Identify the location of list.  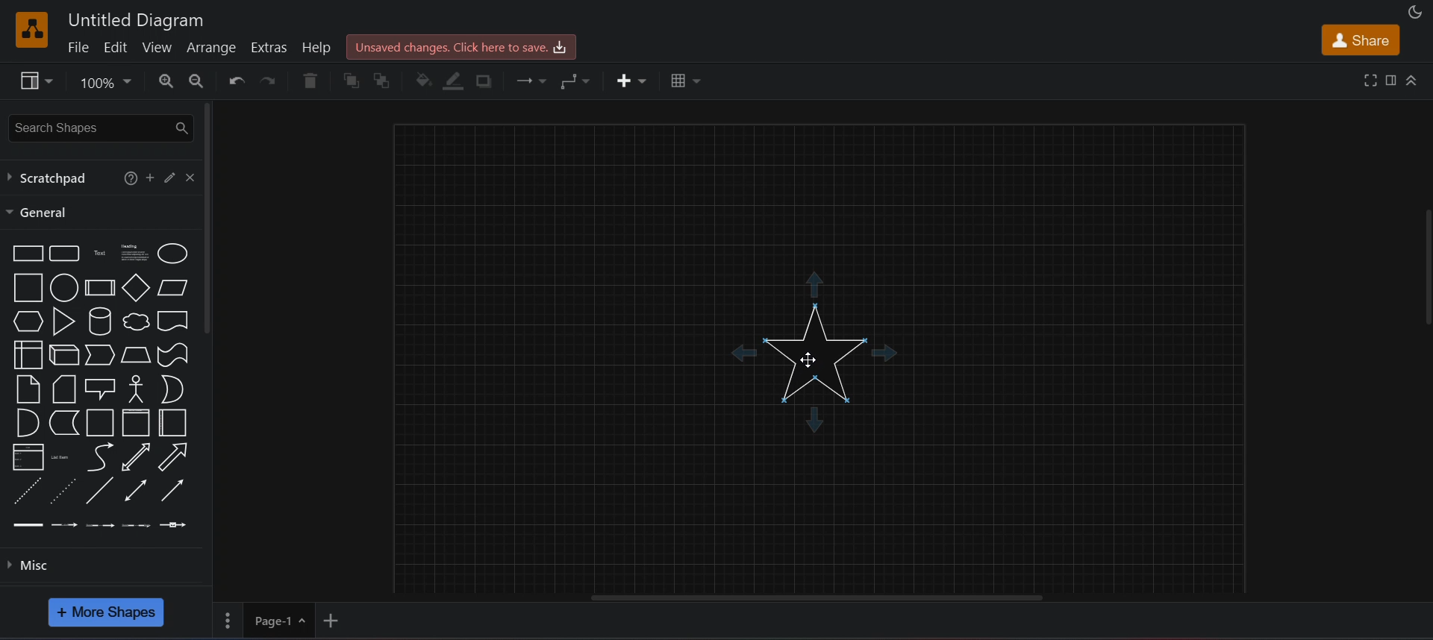
(26, 456).